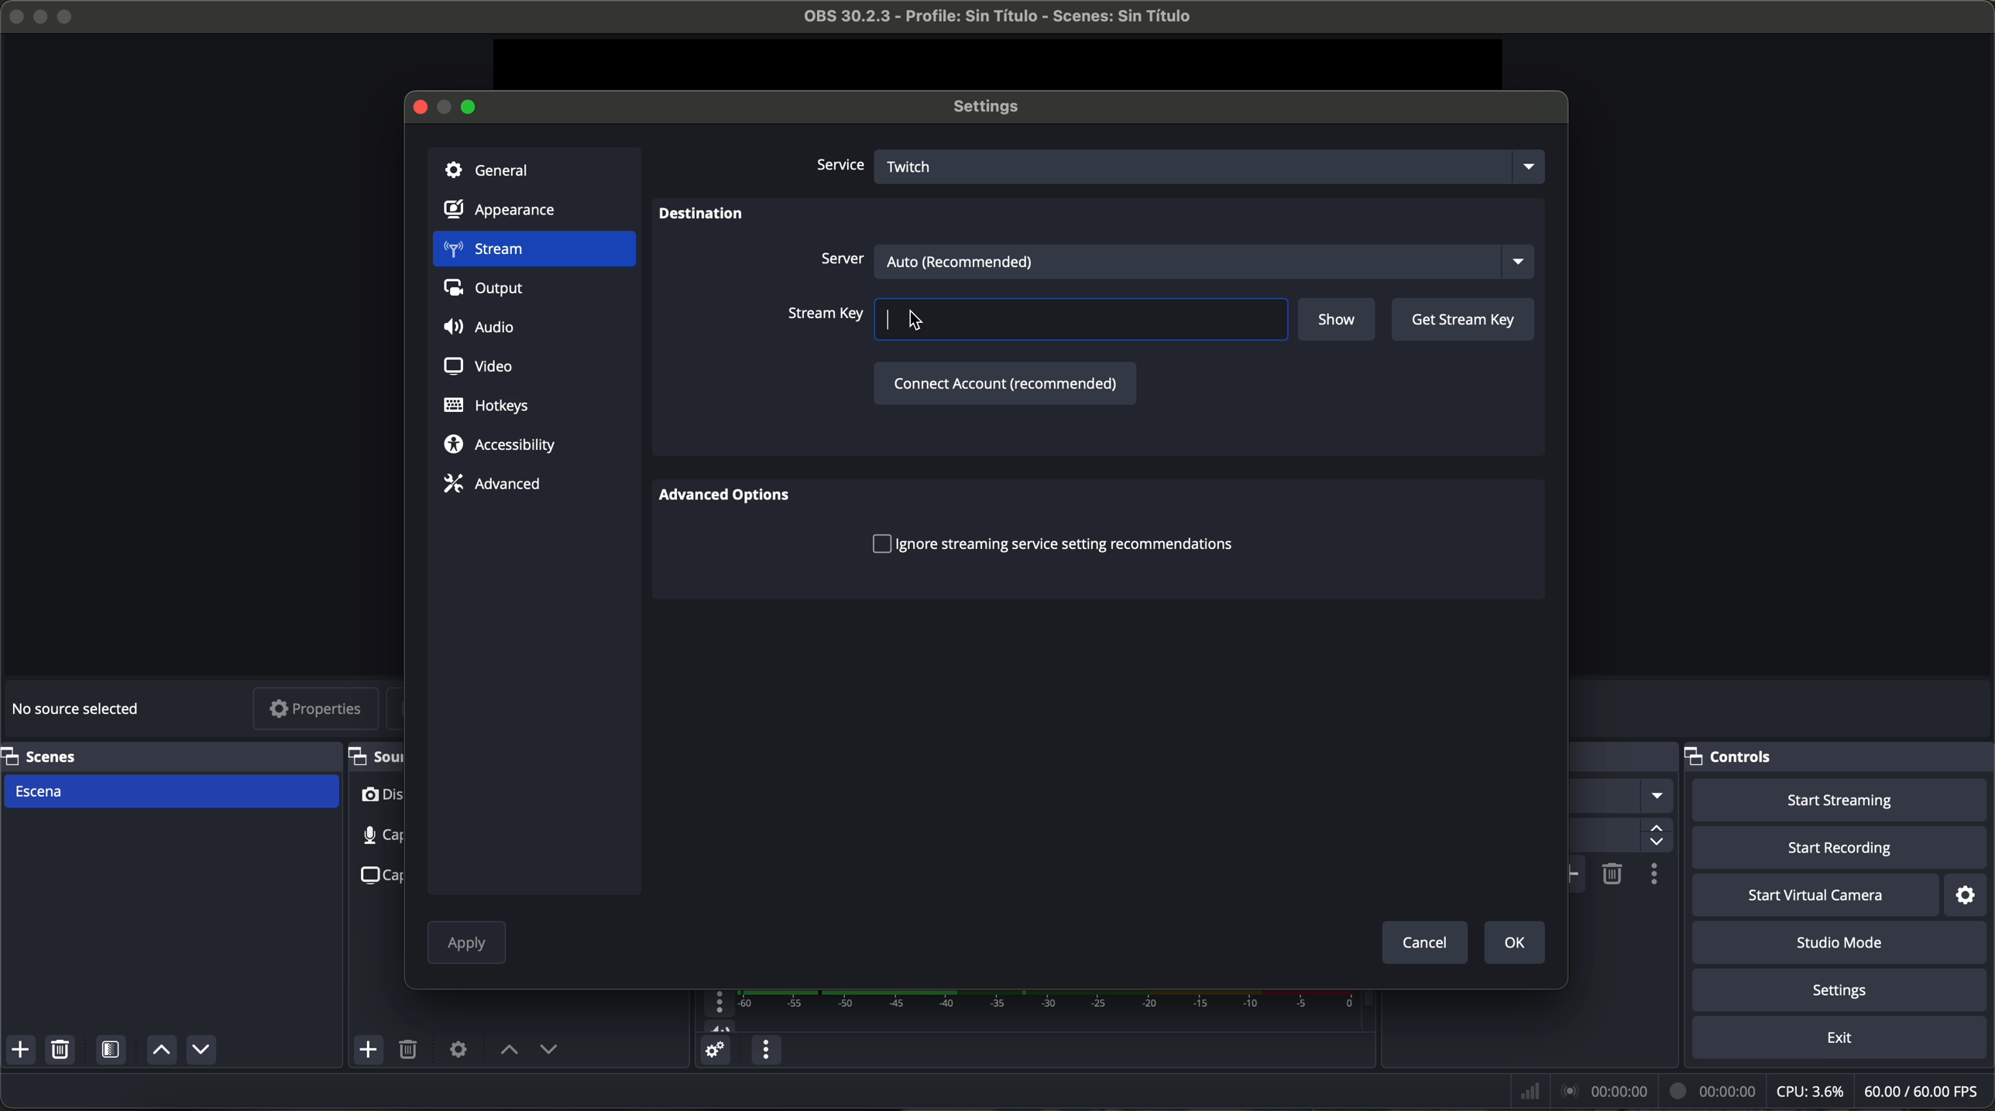 This screenshot has height=1111, width=1995. Describe the element at coordinates (1747, 1091) in the screenshot. I see `data` at that location.